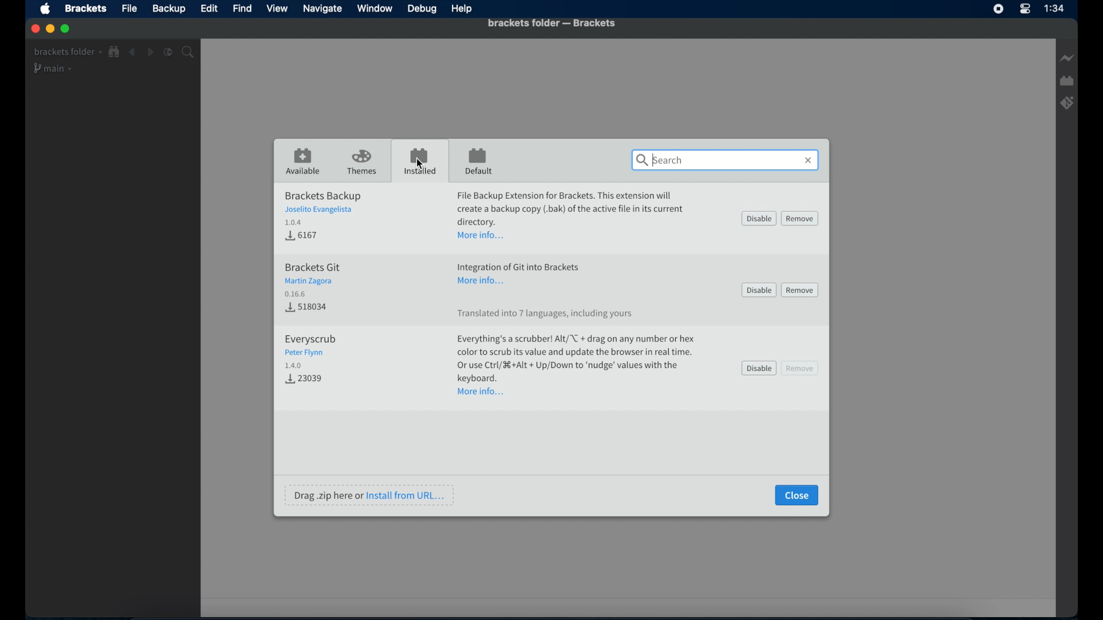 The height and width of the screenshot is (620, 1103). What do you see at coordinates (1067, 58) in the screenshot?
I see `Live preview` at bounding box center [1067, 58].